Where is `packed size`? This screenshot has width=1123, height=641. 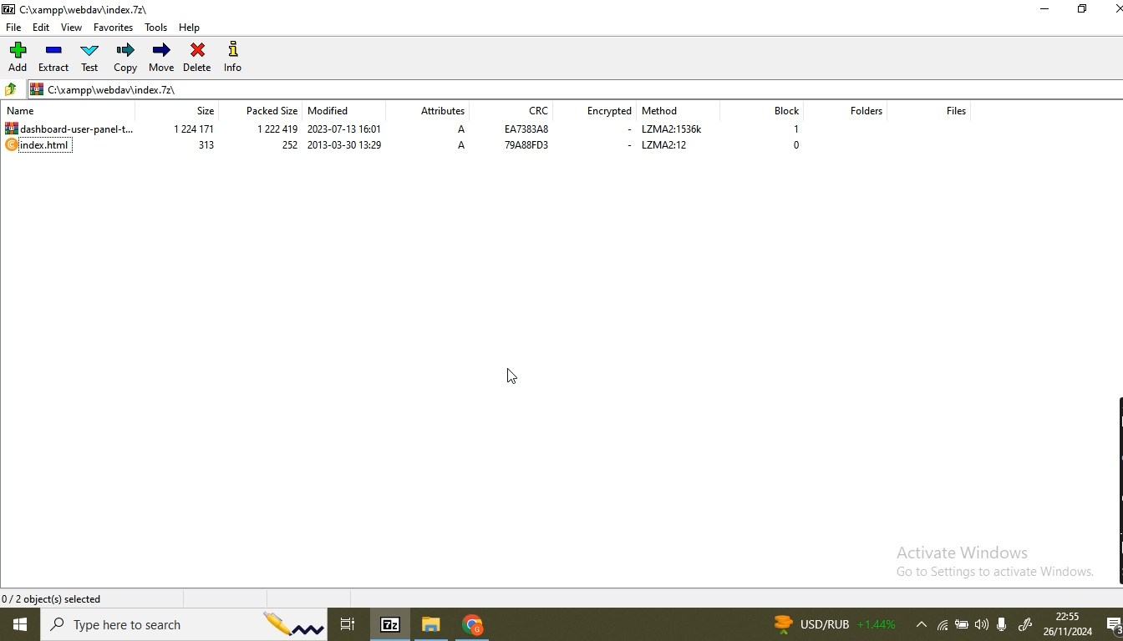
packed size is located at coordinates (267, 110).